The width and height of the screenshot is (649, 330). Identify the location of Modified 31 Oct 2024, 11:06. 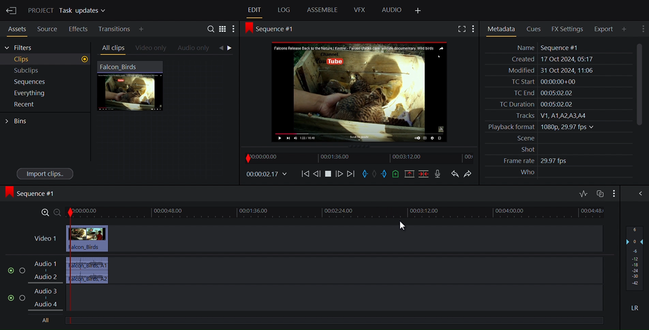
(547, 71).